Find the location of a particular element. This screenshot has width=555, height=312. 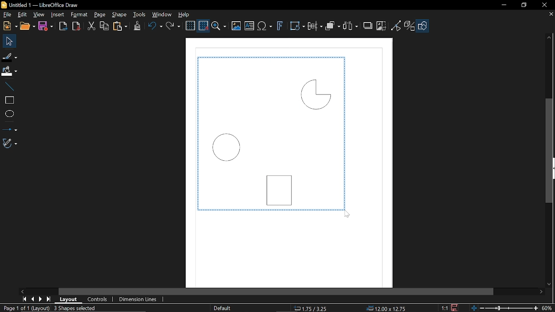

Close window is located at coordinates (542, 5).